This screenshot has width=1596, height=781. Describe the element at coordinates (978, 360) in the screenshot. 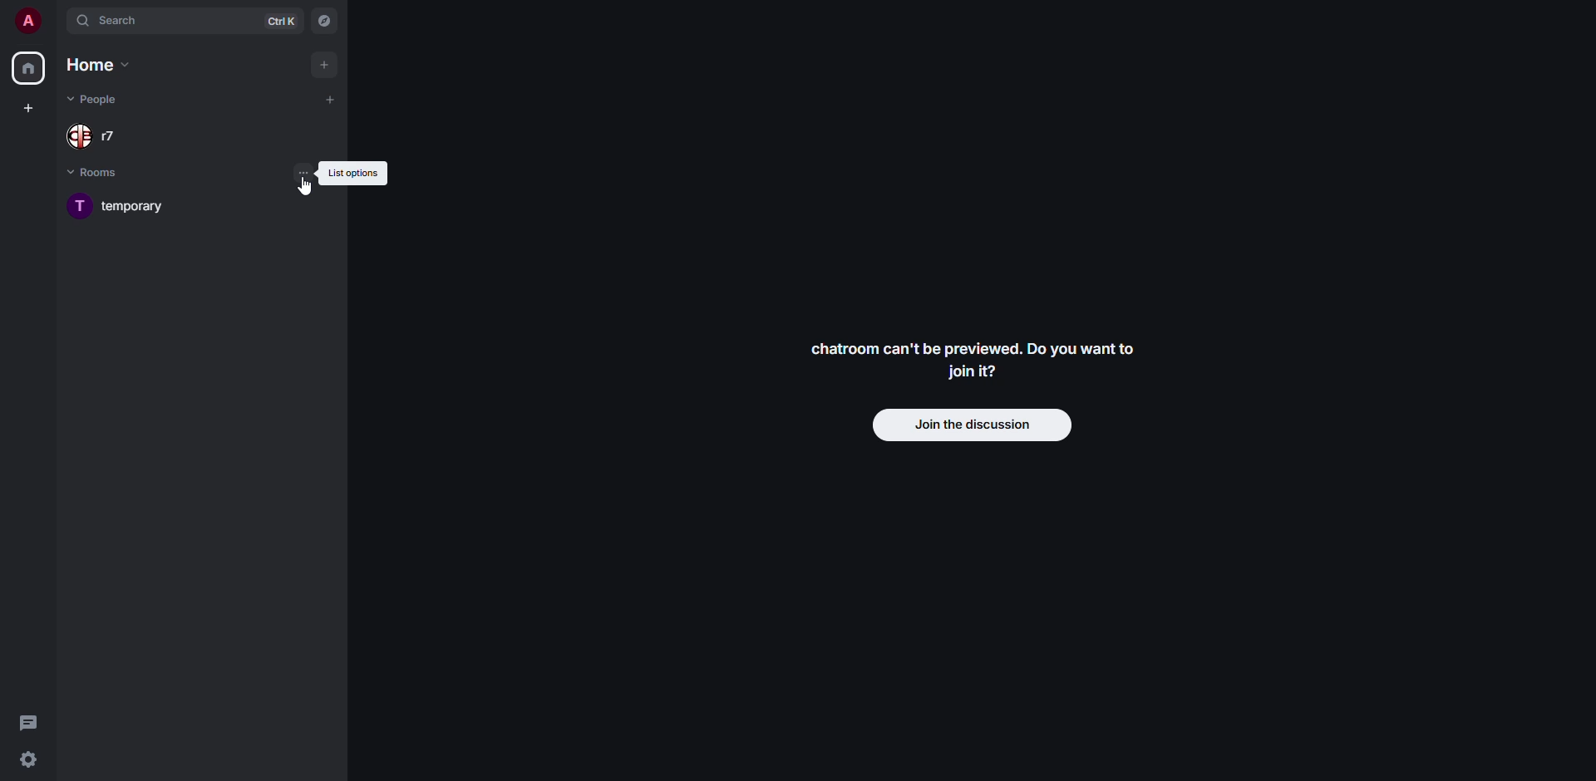

I see `chatroom can't be previewed` at that location.